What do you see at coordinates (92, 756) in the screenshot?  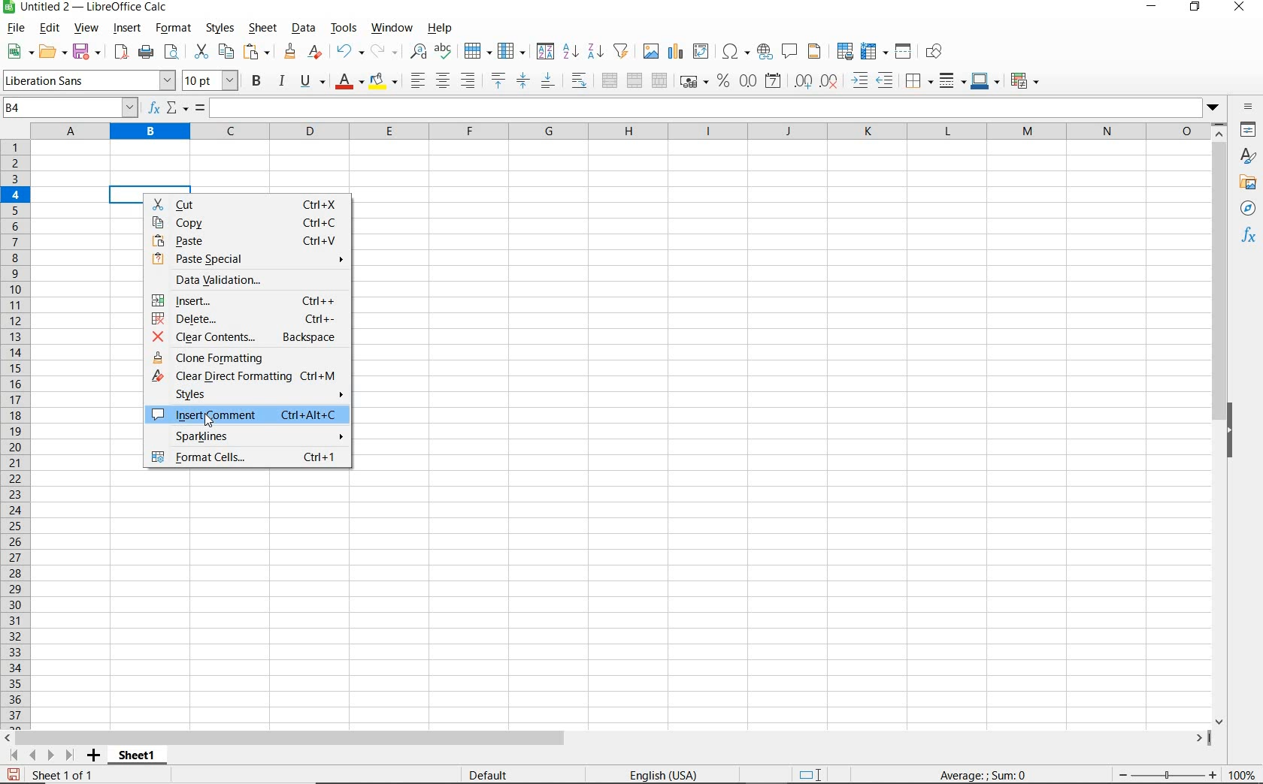 I see `add sheet` at bounding box center [92, 756].